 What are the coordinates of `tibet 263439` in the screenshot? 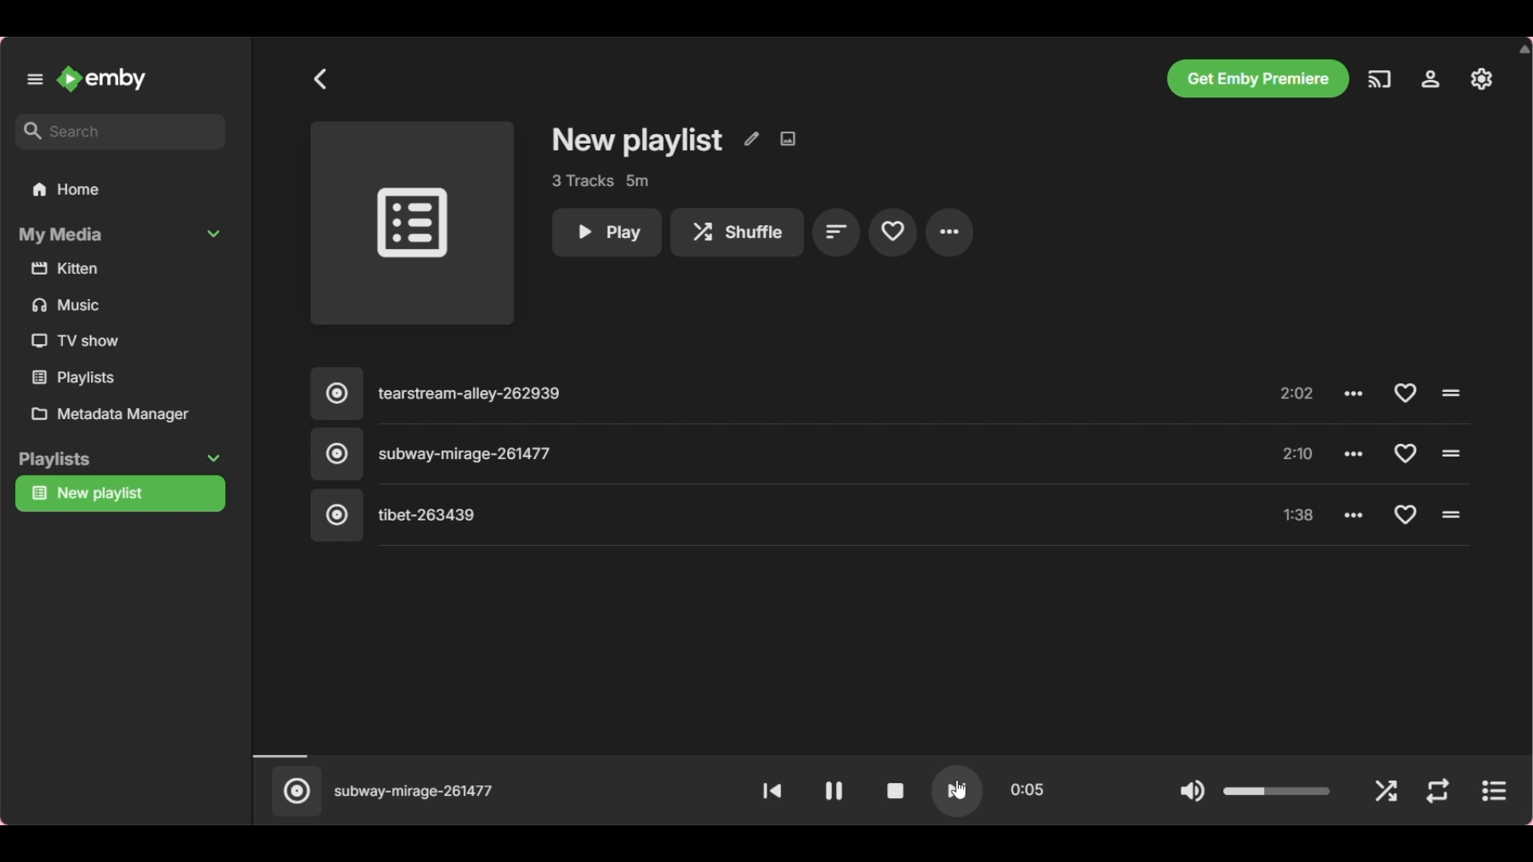 It's located at (396, 516).